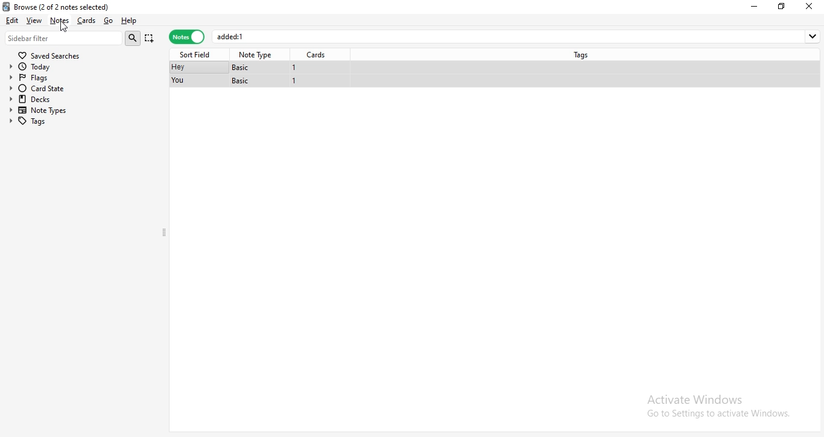 Image resolution: width=824 pixels, height=437 pixels. What do you see at coordinates (756, 6) in the screenshot?
I see `minimise` at bounding box center [756, 6].